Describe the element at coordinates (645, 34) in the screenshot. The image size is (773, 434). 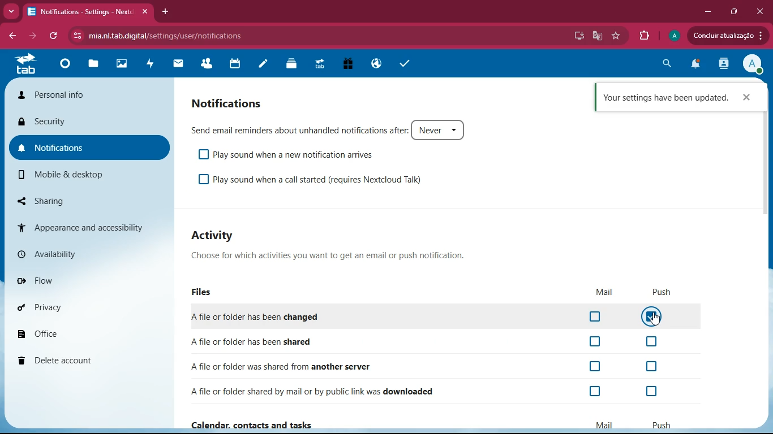
I see `extensions` at that location.